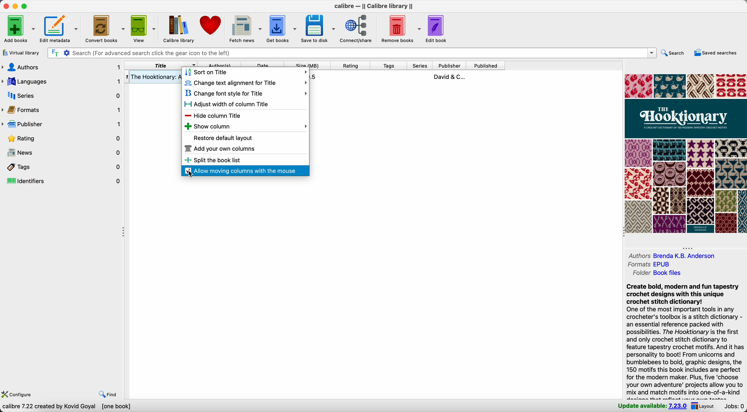  What do you see at coordinates (63, 139) in the screenshot?
I see `rating` at bounding box center [63, 139].